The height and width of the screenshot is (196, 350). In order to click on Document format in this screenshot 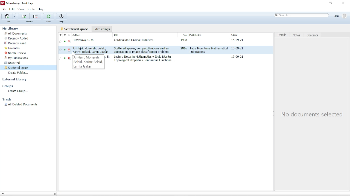, I will do `click(69, 35)`.